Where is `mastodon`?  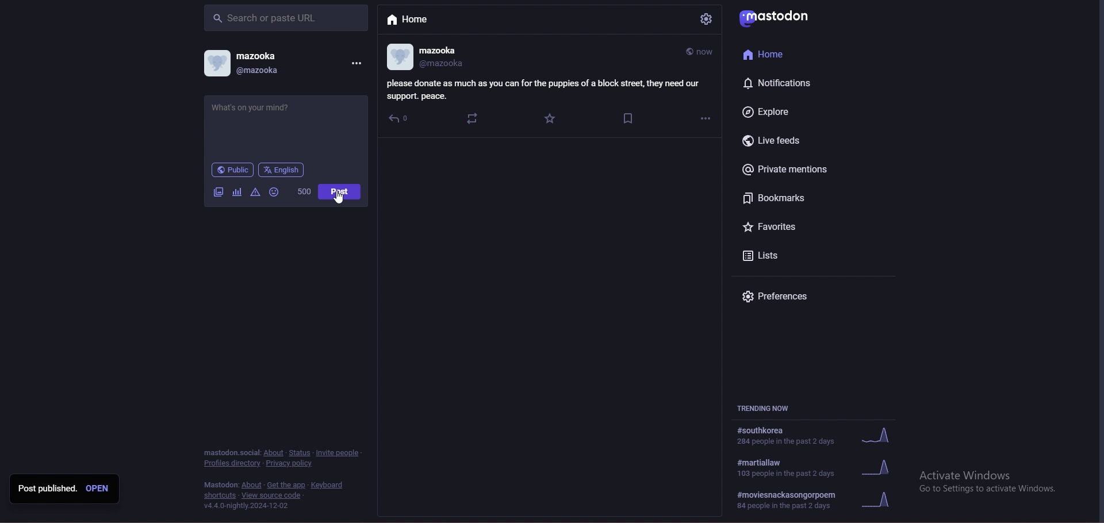
mastodon is located at coordinates (218, 485).